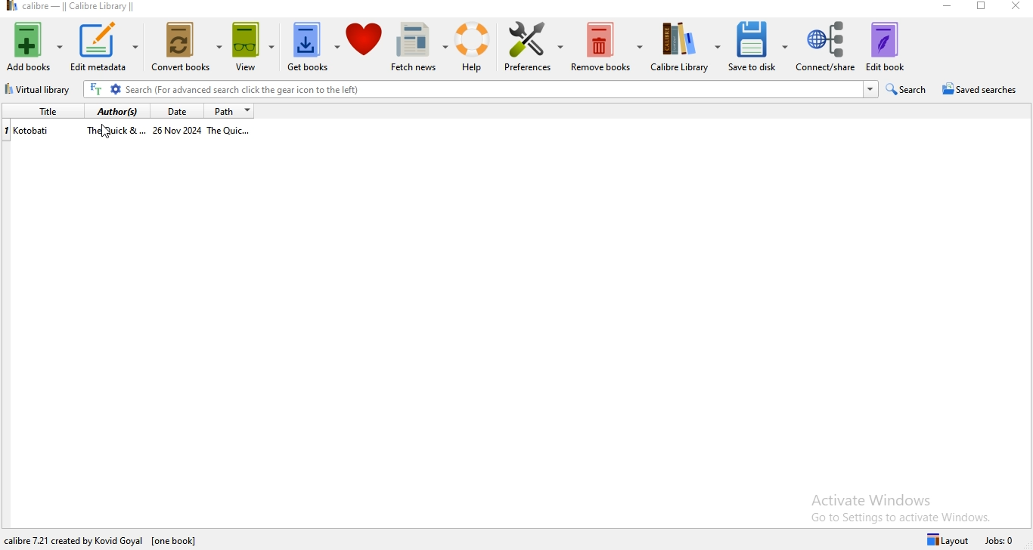  I want to click on view, so click(253, 50).